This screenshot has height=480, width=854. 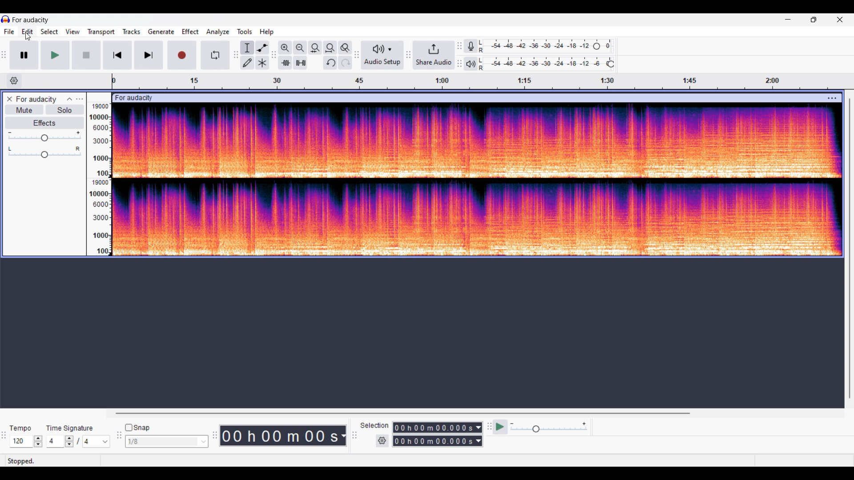 I want to click on Horizontal slide bar, so click(x=406, y=413).